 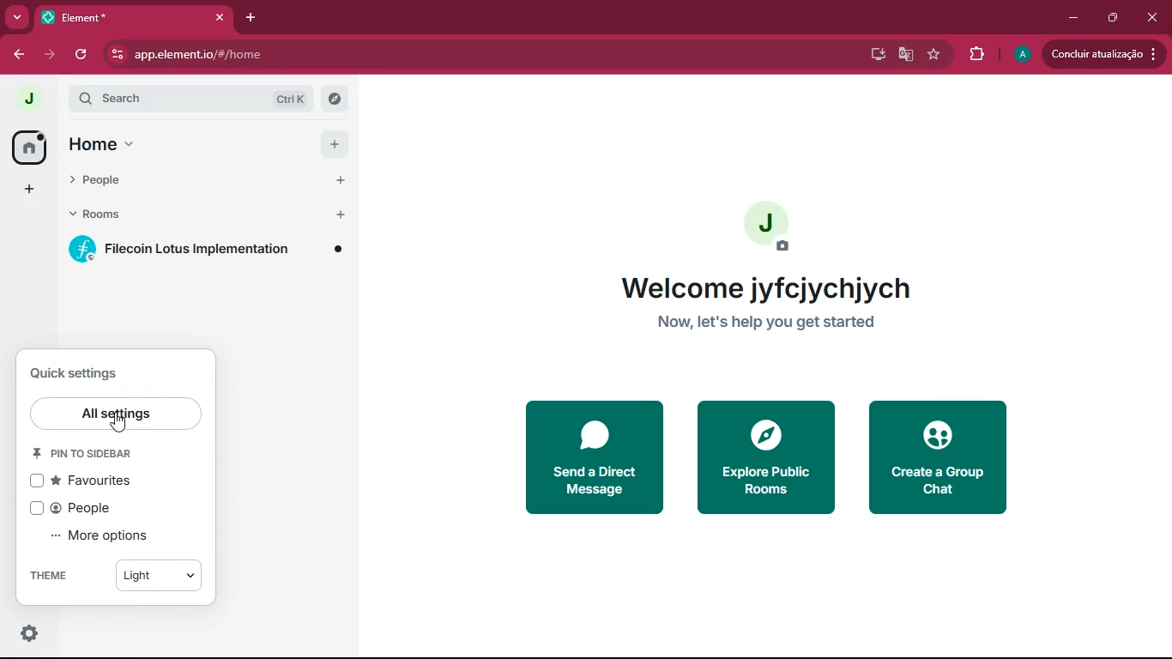 What do you see at coordinates (158, 575) in the screenshot?
I see `light` at bounding box center [158, 575].